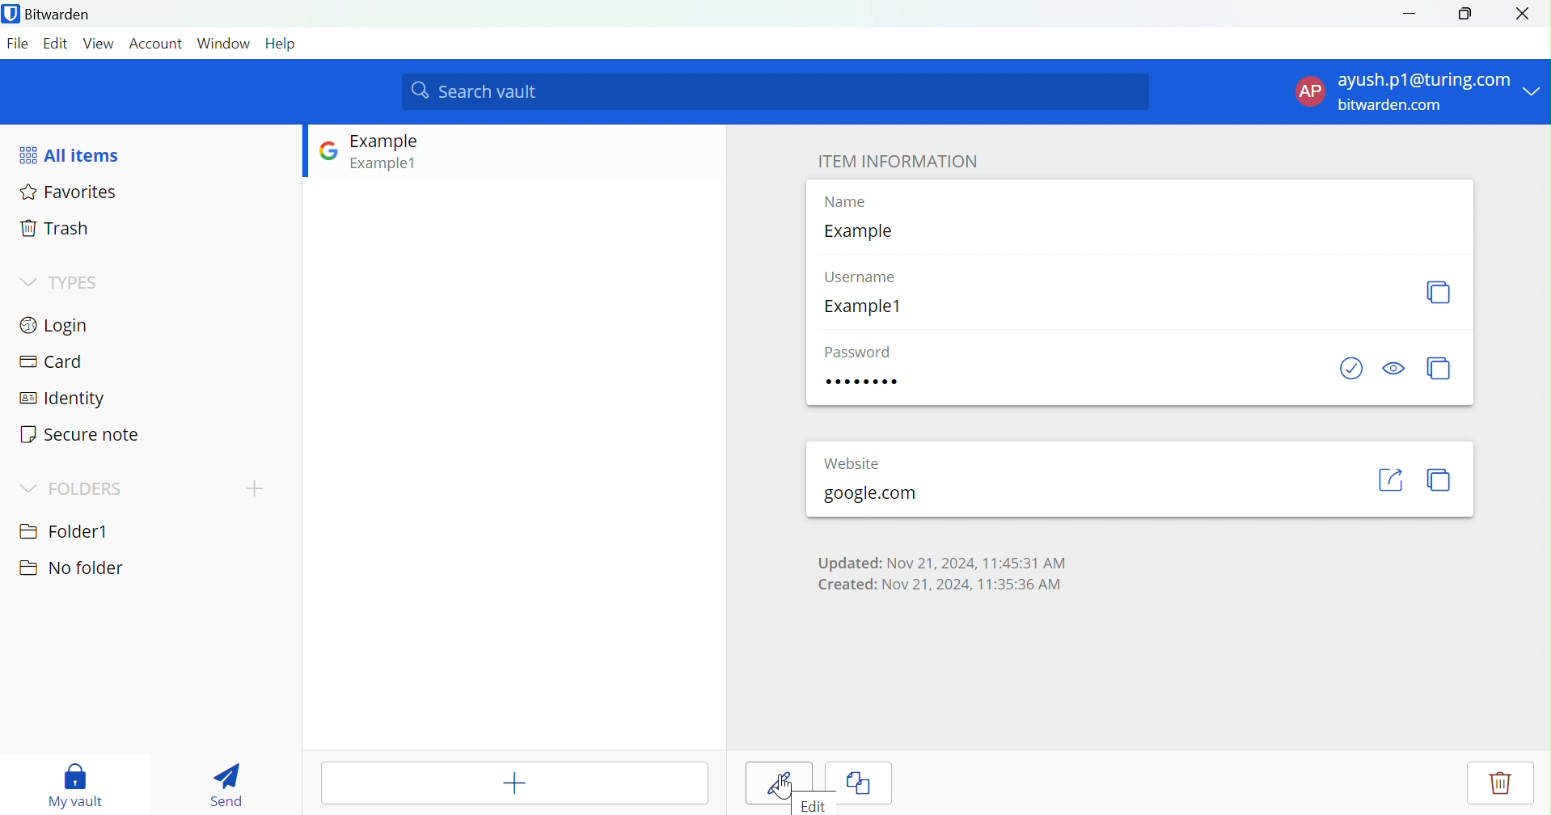  What do you see at coordinates (897, 154) in the screenshot?
I see `ITEM INFORMATION` at bounding box center [897, 154].